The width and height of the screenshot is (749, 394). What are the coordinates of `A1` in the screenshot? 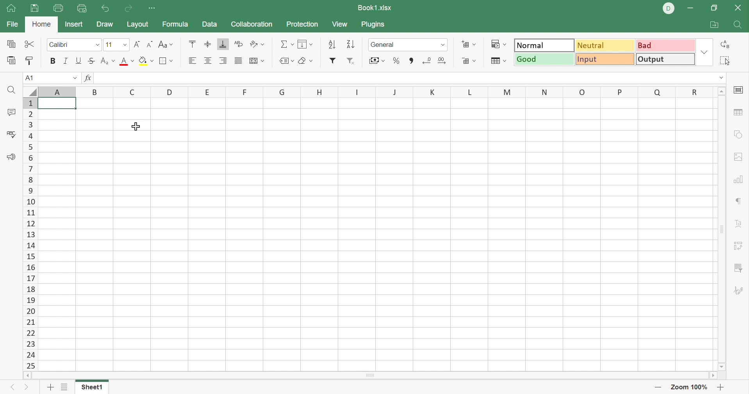 It's located at (29, 78).